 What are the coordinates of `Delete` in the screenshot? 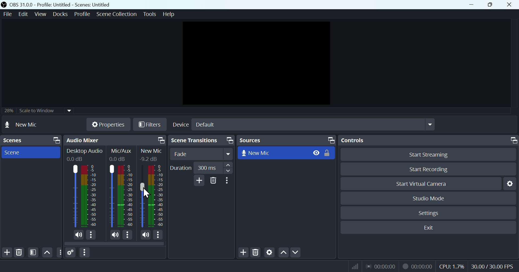 It's located at (256, 253).